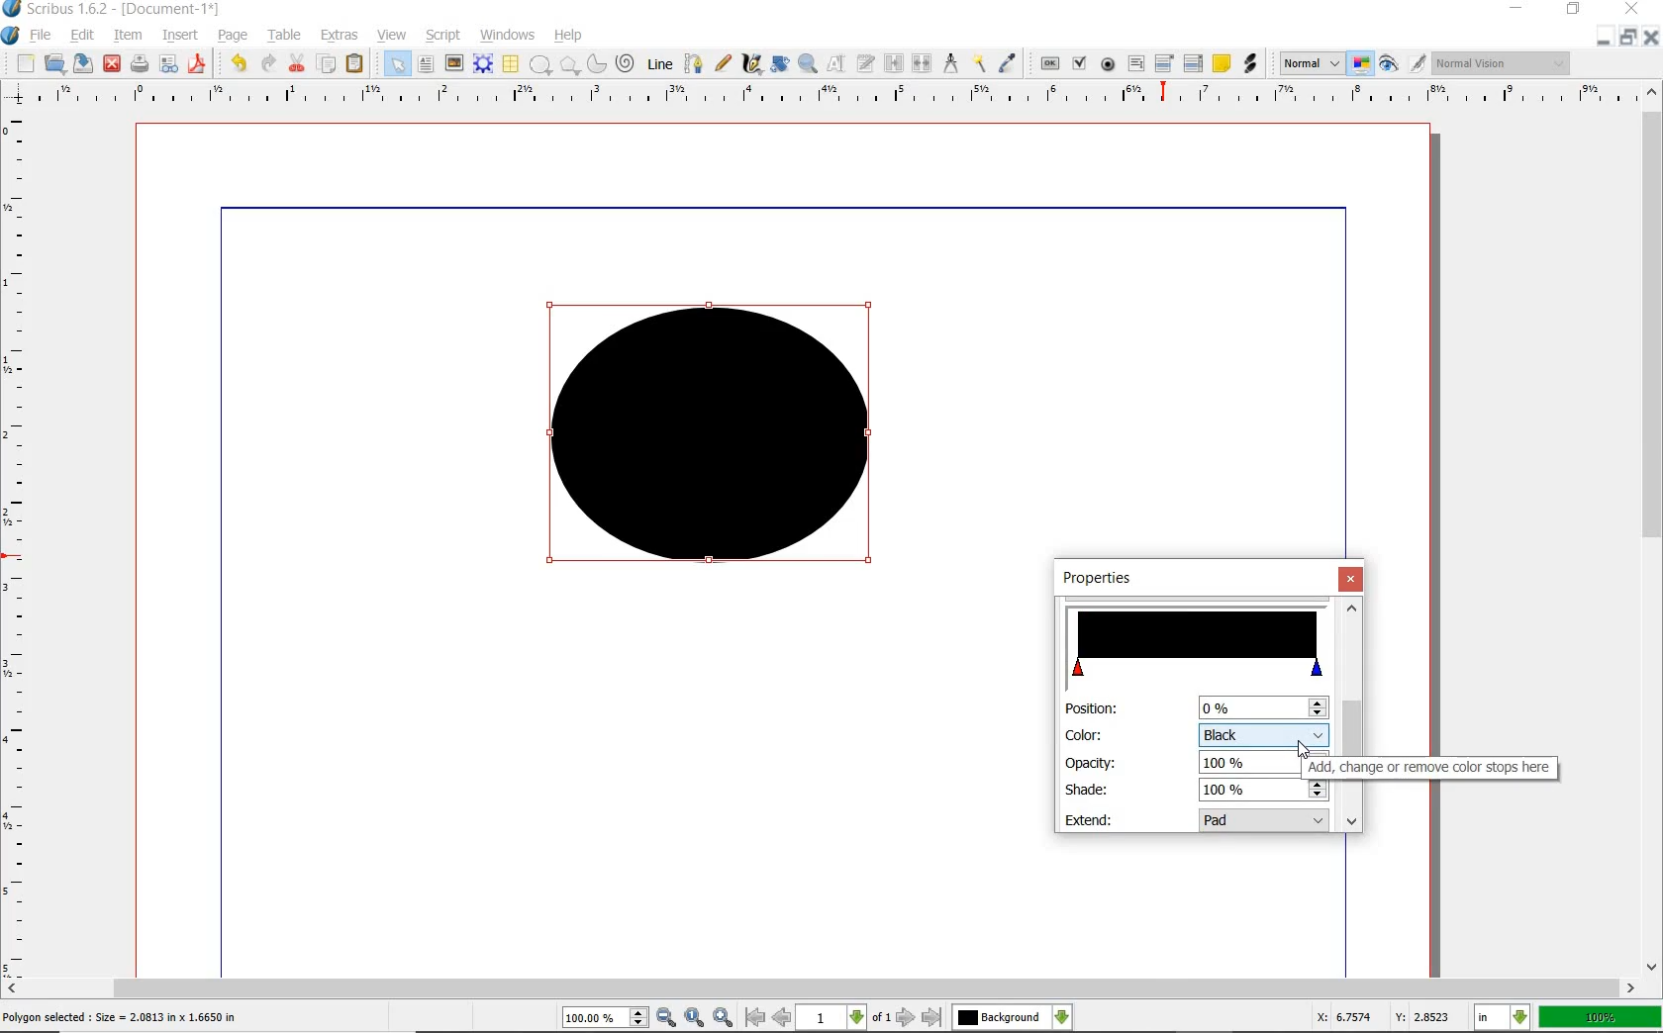 The image size is (1663, 1033). What do you see at coordinates (329, 64) in the screenshot?
I see `COPY` at bounding box center [329, 64].